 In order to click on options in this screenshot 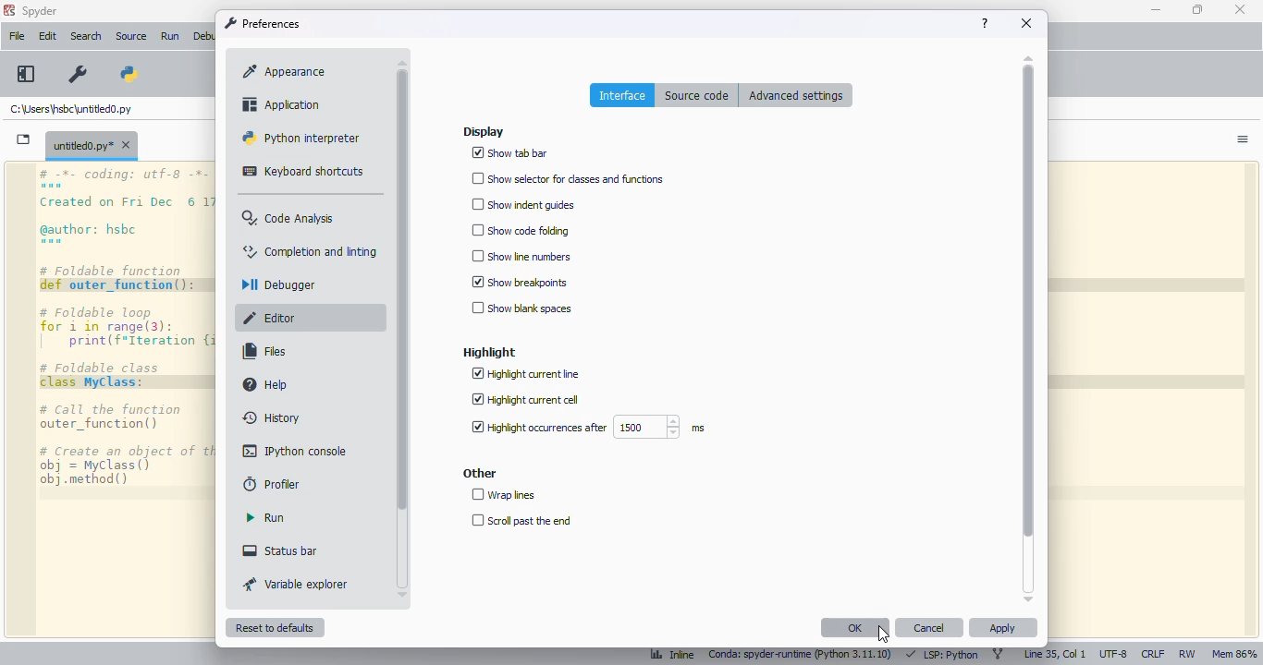, I will do `click(1244, 139)`.